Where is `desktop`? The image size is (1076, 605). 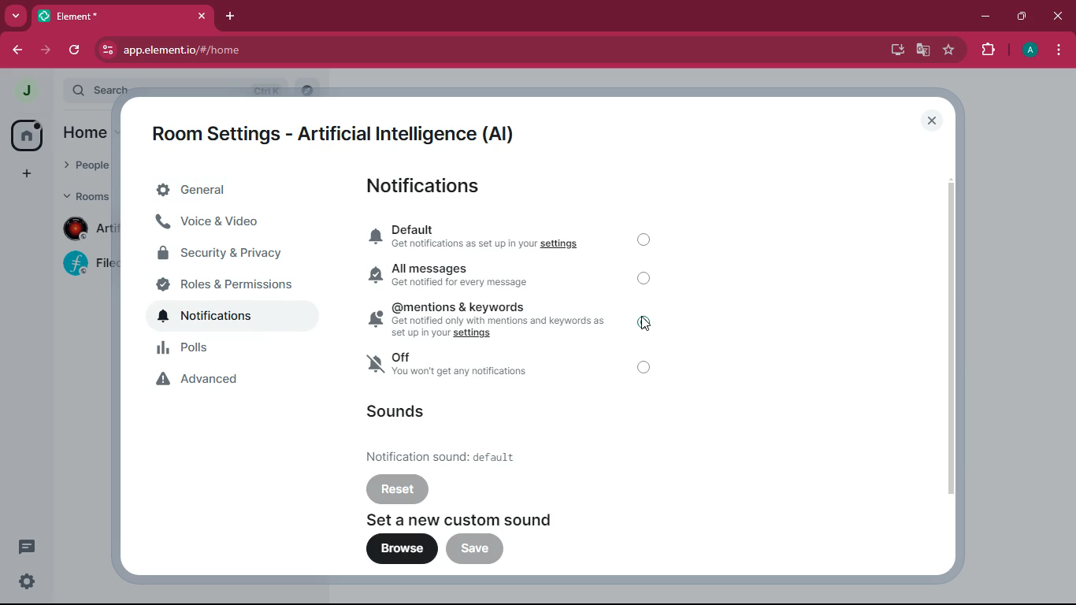
desktop is located at coordinates (893, 50).